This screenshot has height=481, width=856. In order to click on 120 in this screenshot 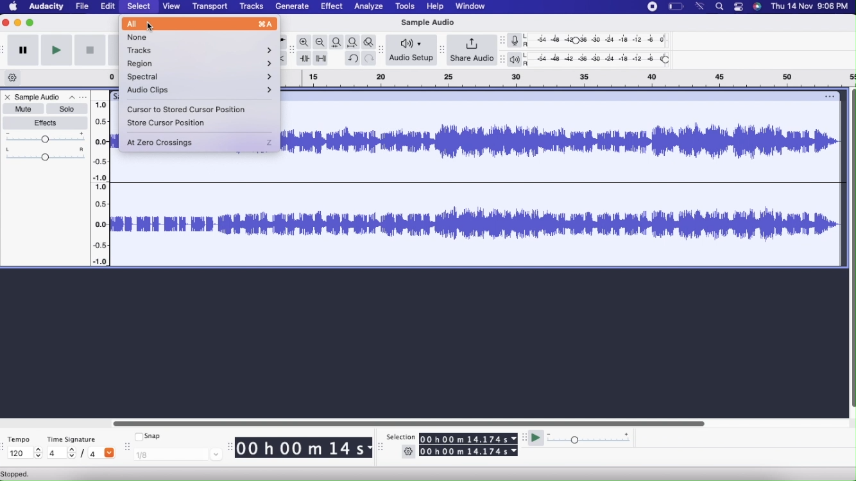, I will do `click(26, 453)`.